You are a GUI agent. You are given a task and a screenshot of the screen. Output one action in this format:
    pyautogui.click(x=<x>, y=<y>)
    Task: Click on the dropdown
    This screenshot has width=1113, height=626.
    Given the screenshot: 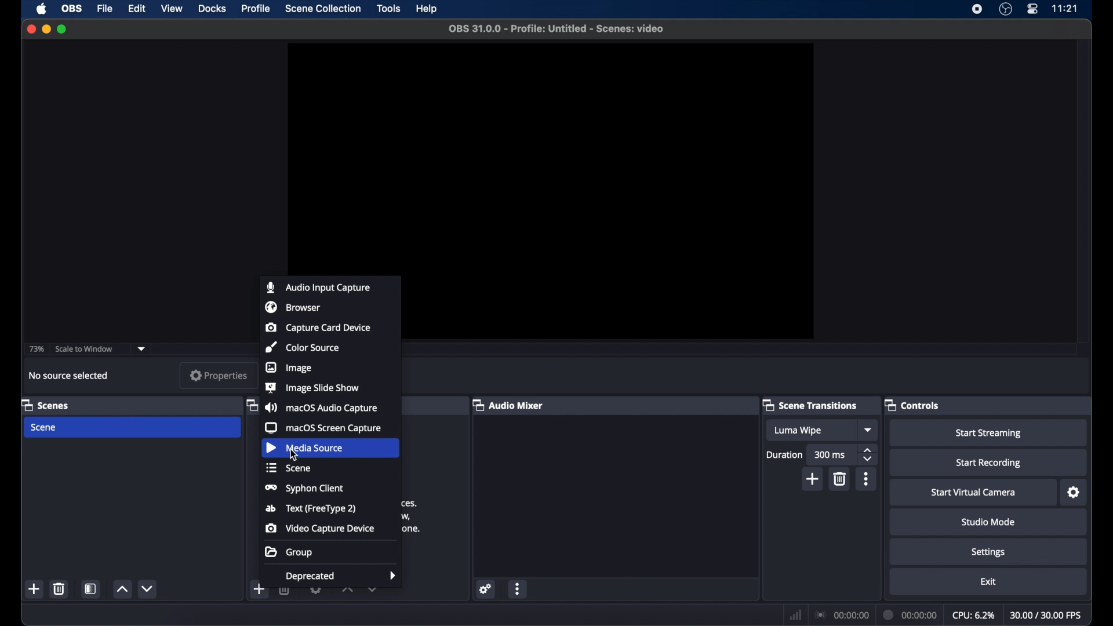 What is the action you would take?
    pyautogui.click(x=373, y=588)
    